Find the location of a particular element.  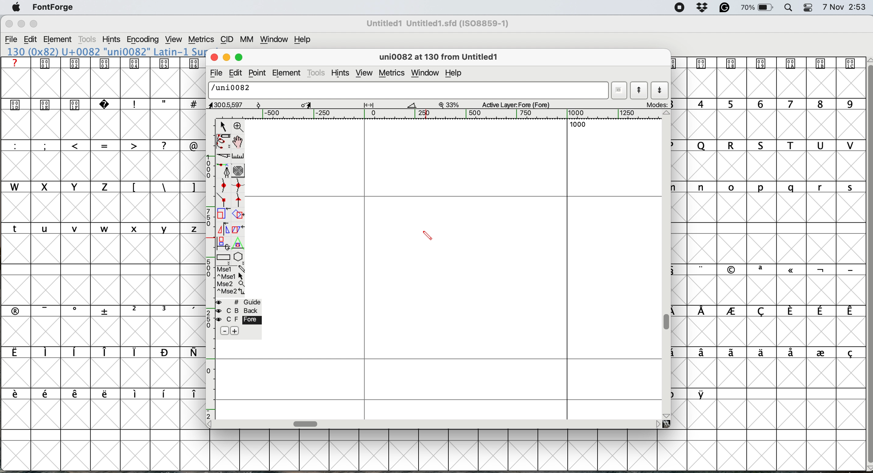

battery is located at coordinates (758, 8).